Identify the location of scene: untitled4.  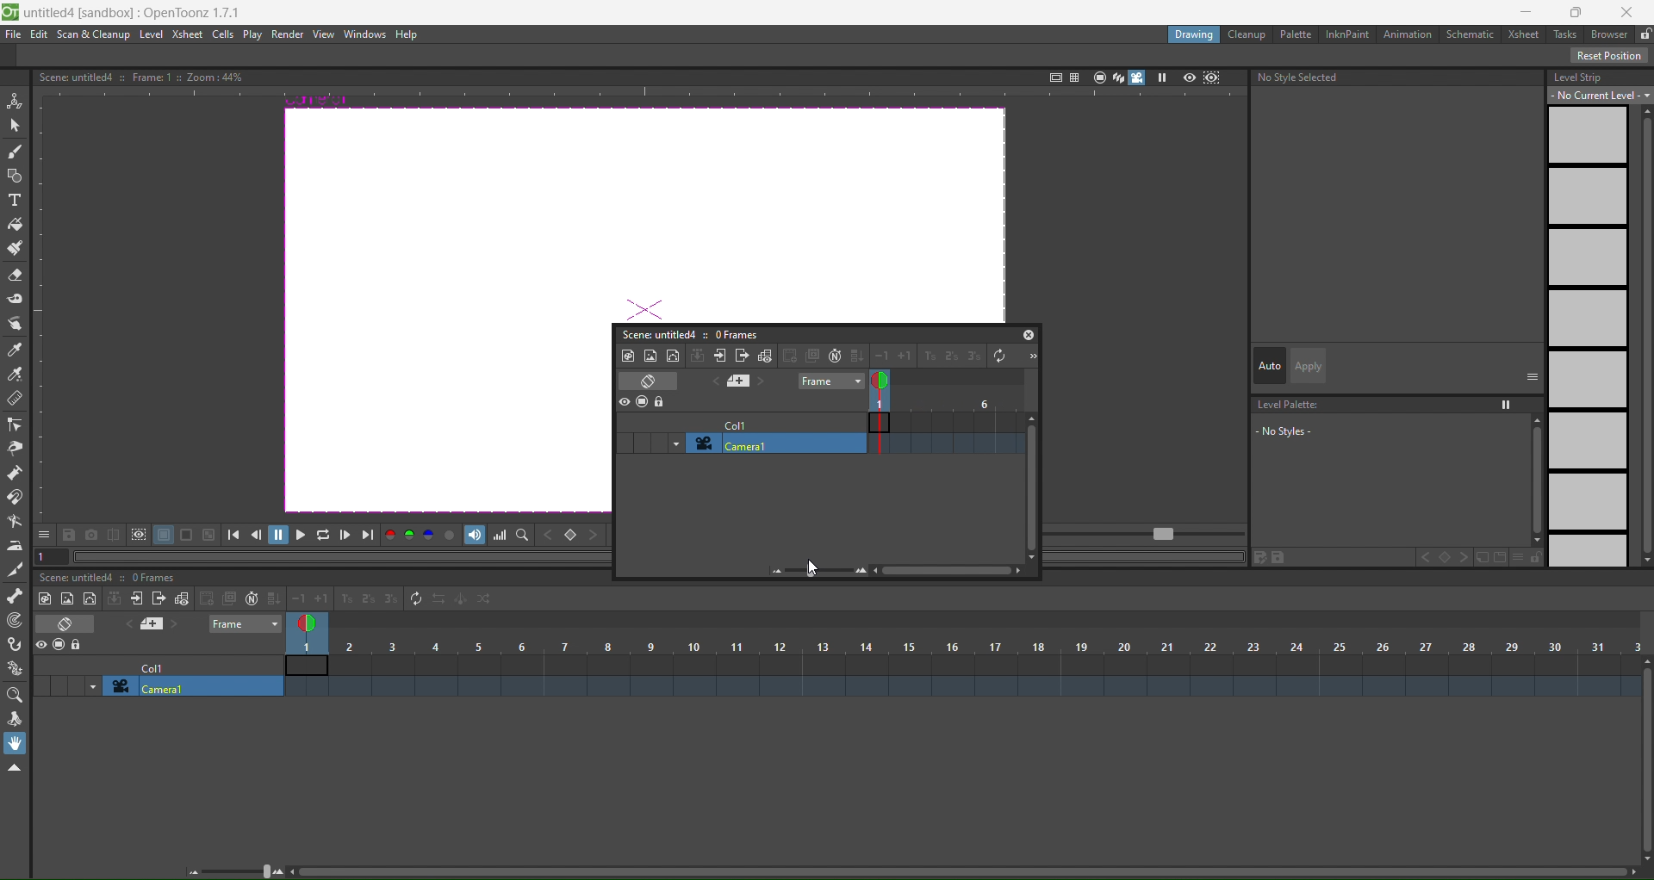
(656, 333).